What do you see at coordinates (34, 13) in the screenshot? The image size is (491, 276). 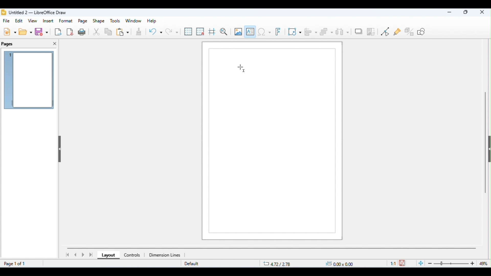 I see `title` at bounding box center [34, 13].